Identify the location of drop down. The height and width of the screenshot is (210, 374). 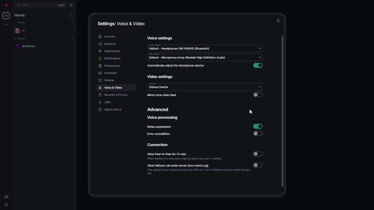
(260, 48).